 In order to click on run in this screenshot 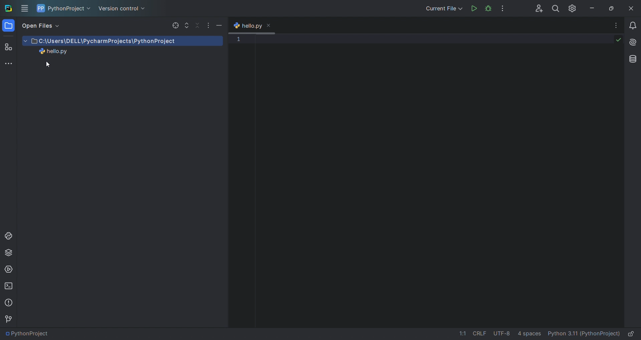, I will do `click(474, 9)`.